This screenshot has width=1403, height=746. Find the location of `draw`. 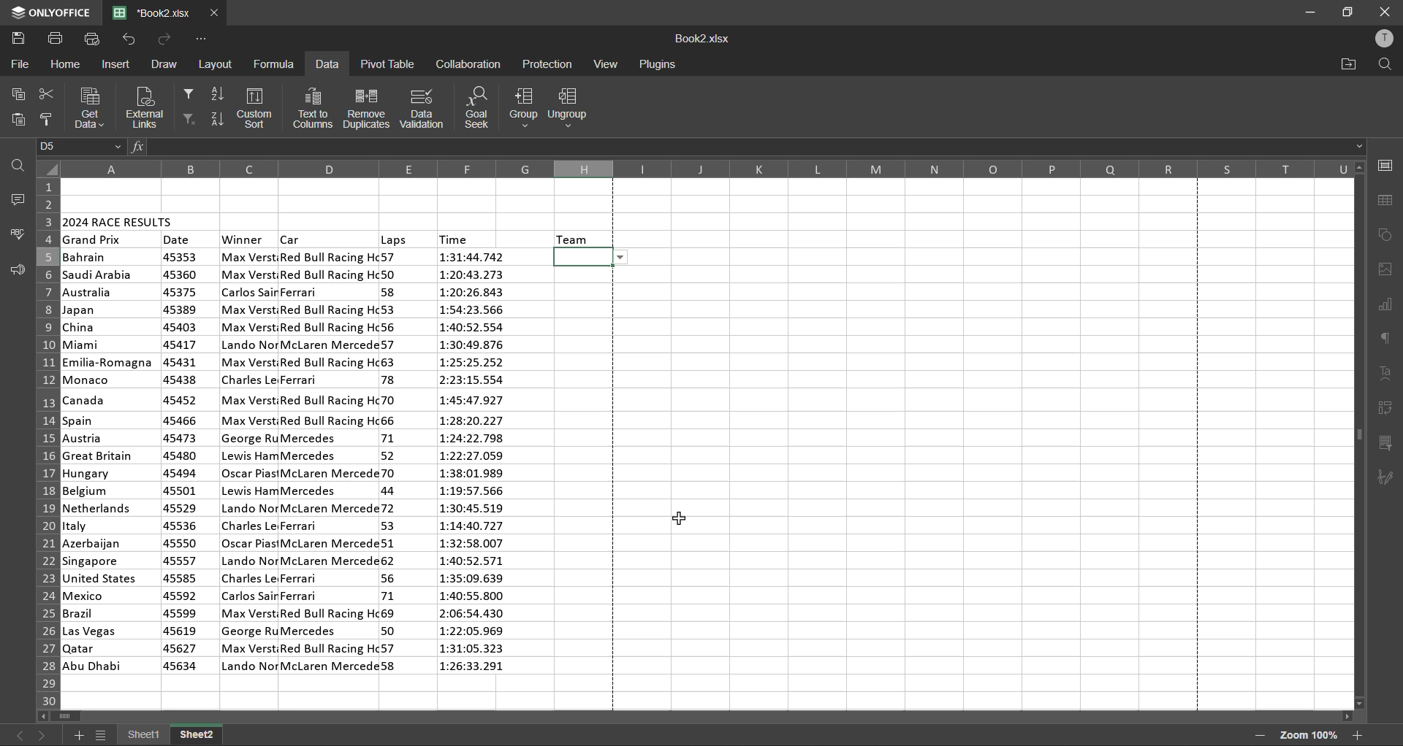

draw is located at coordinates (165, 62).